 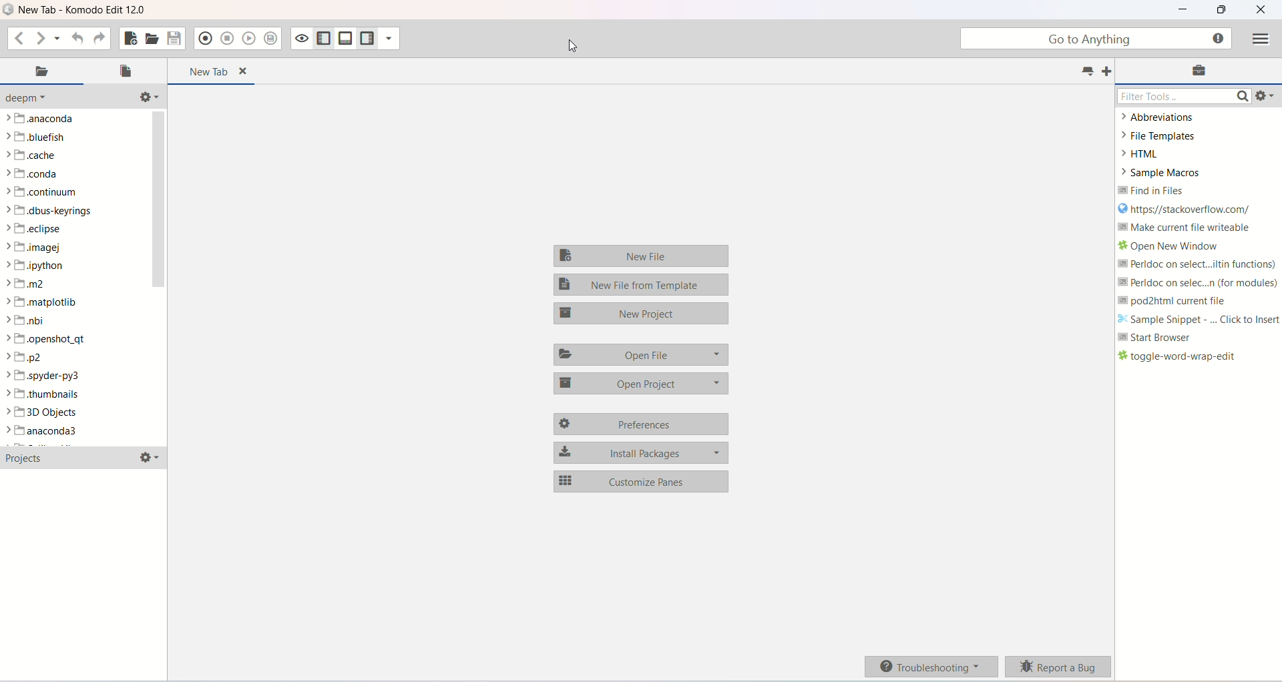 I want to click on ipython, so click(x=37, y=266).